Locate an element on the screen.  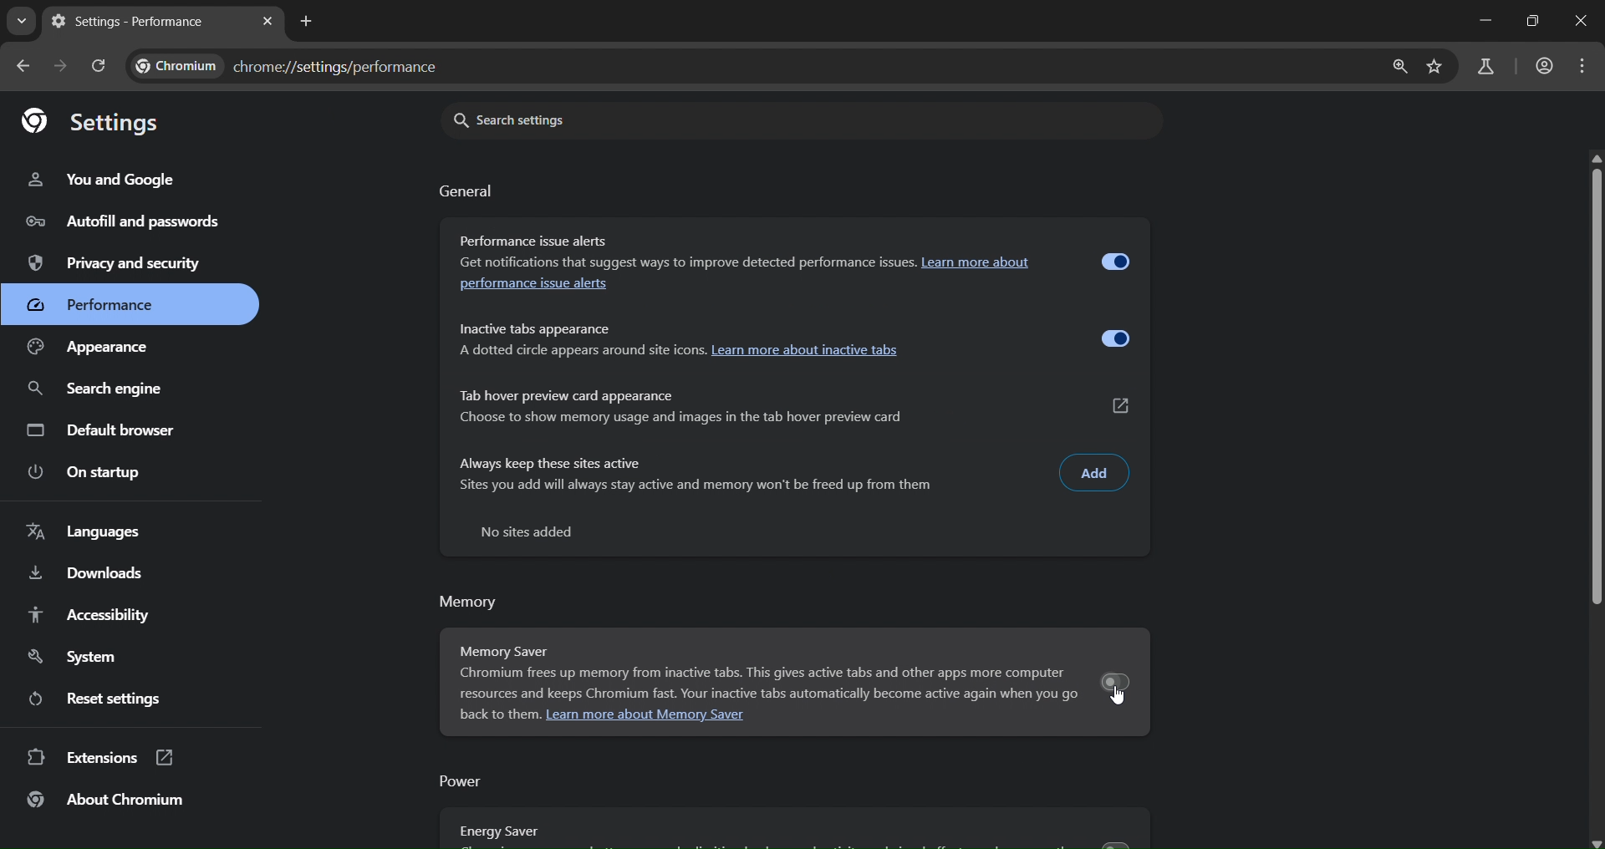
cursor is located at coordinates (1118, 701).